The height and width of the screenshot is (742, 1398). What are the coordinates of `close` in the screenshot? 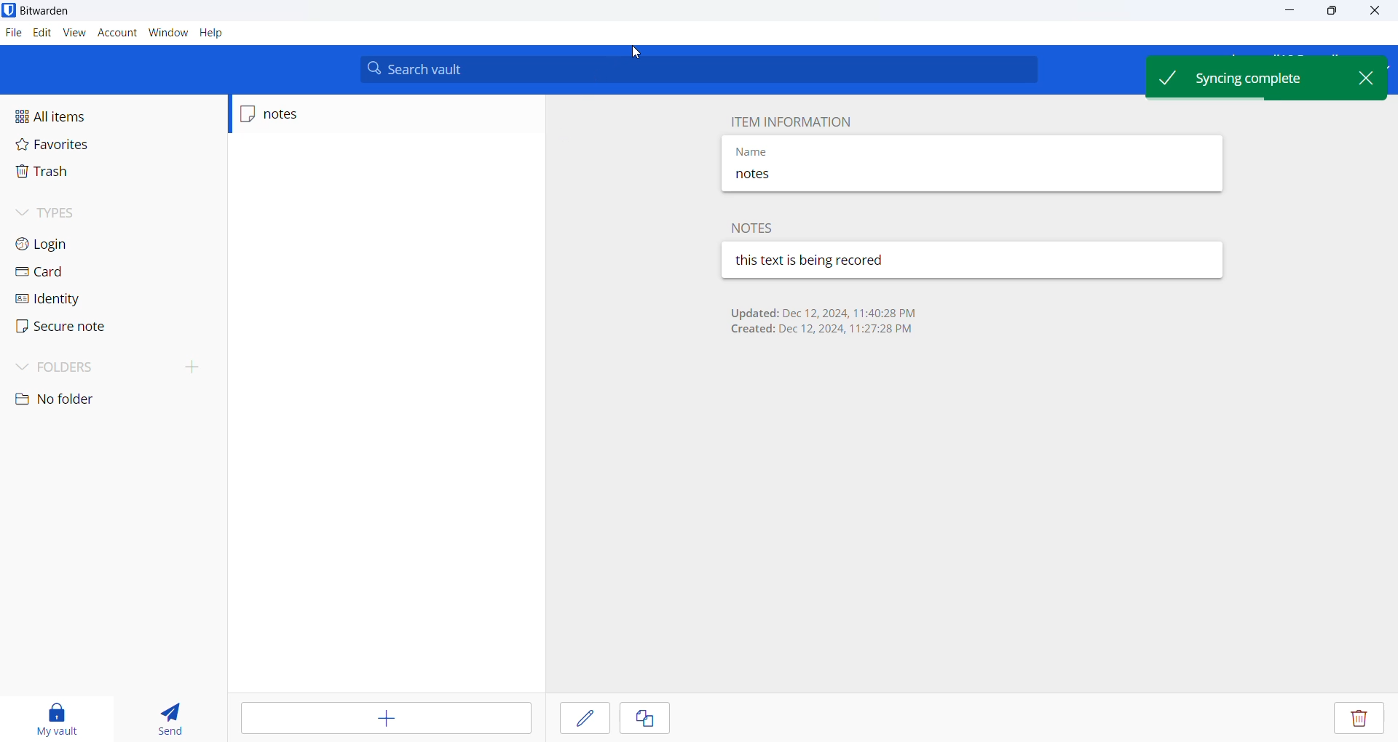 It's located at (1370, 11).